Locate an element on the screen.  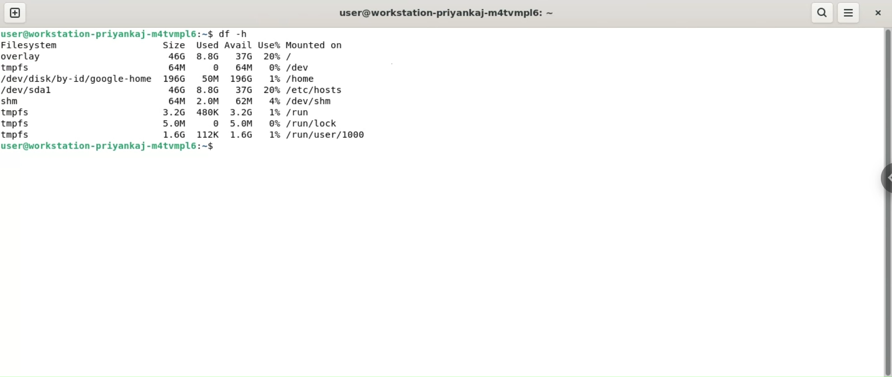
vertical scroll bar is located at coordinates (886, 202).